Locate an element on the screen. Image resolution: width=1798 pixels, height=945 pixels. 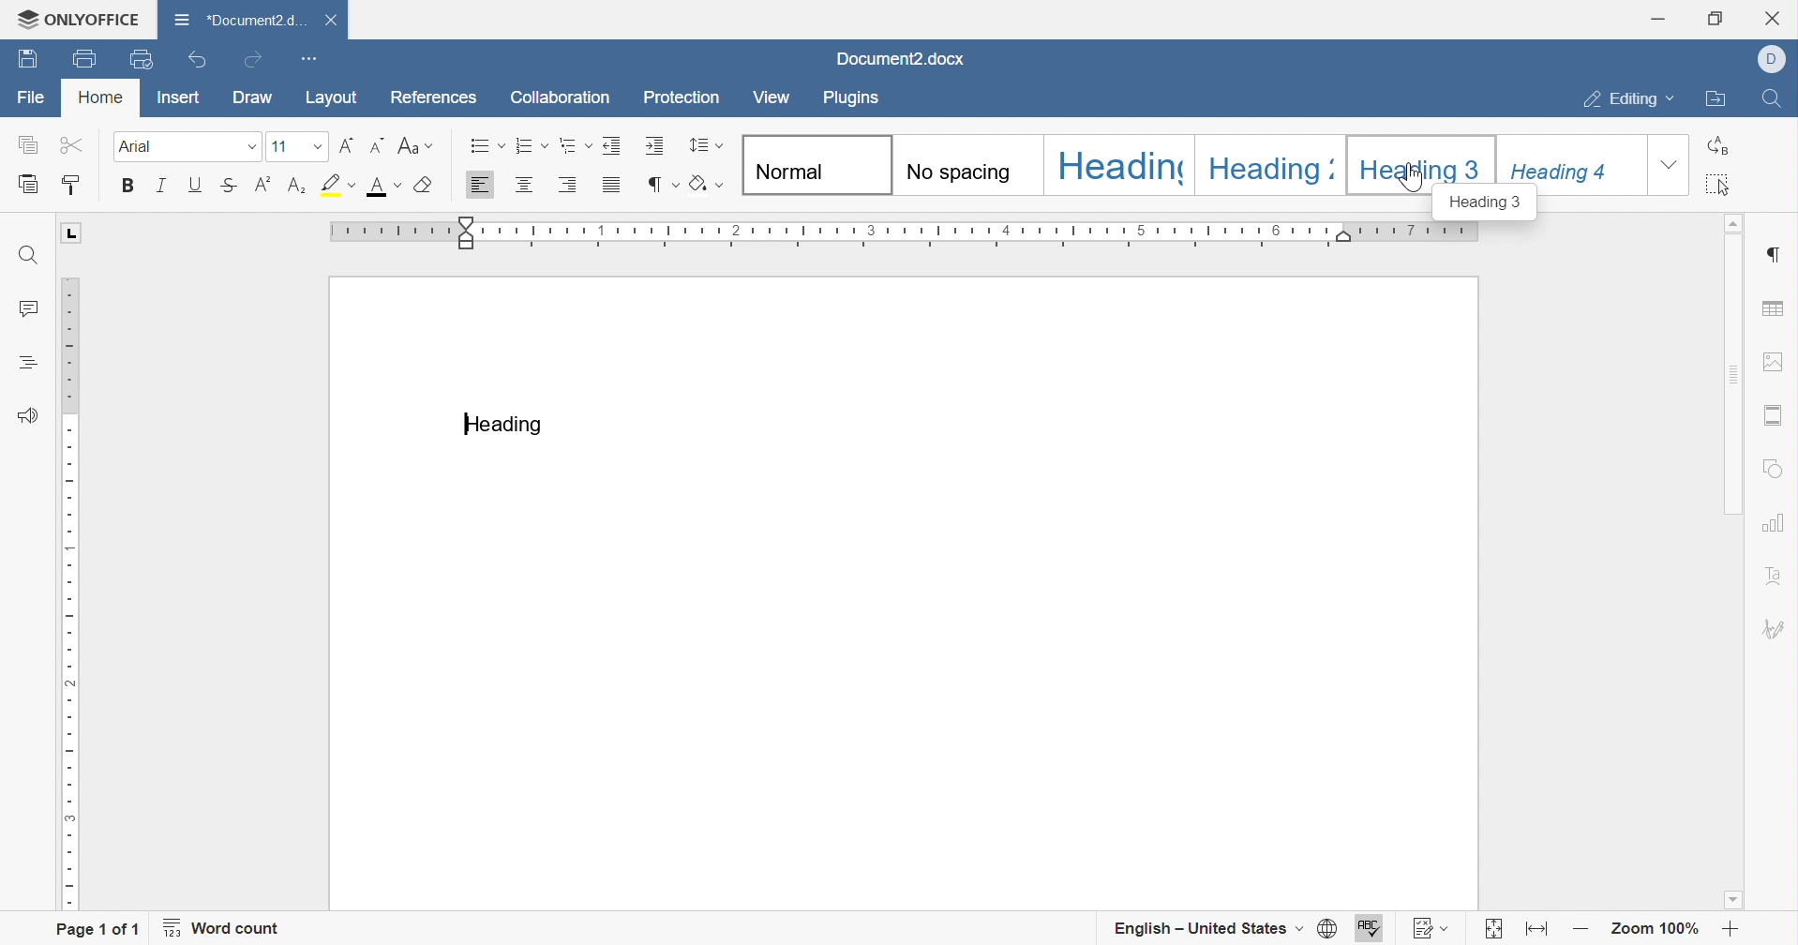
Insert is located at coordinates (177, 96).